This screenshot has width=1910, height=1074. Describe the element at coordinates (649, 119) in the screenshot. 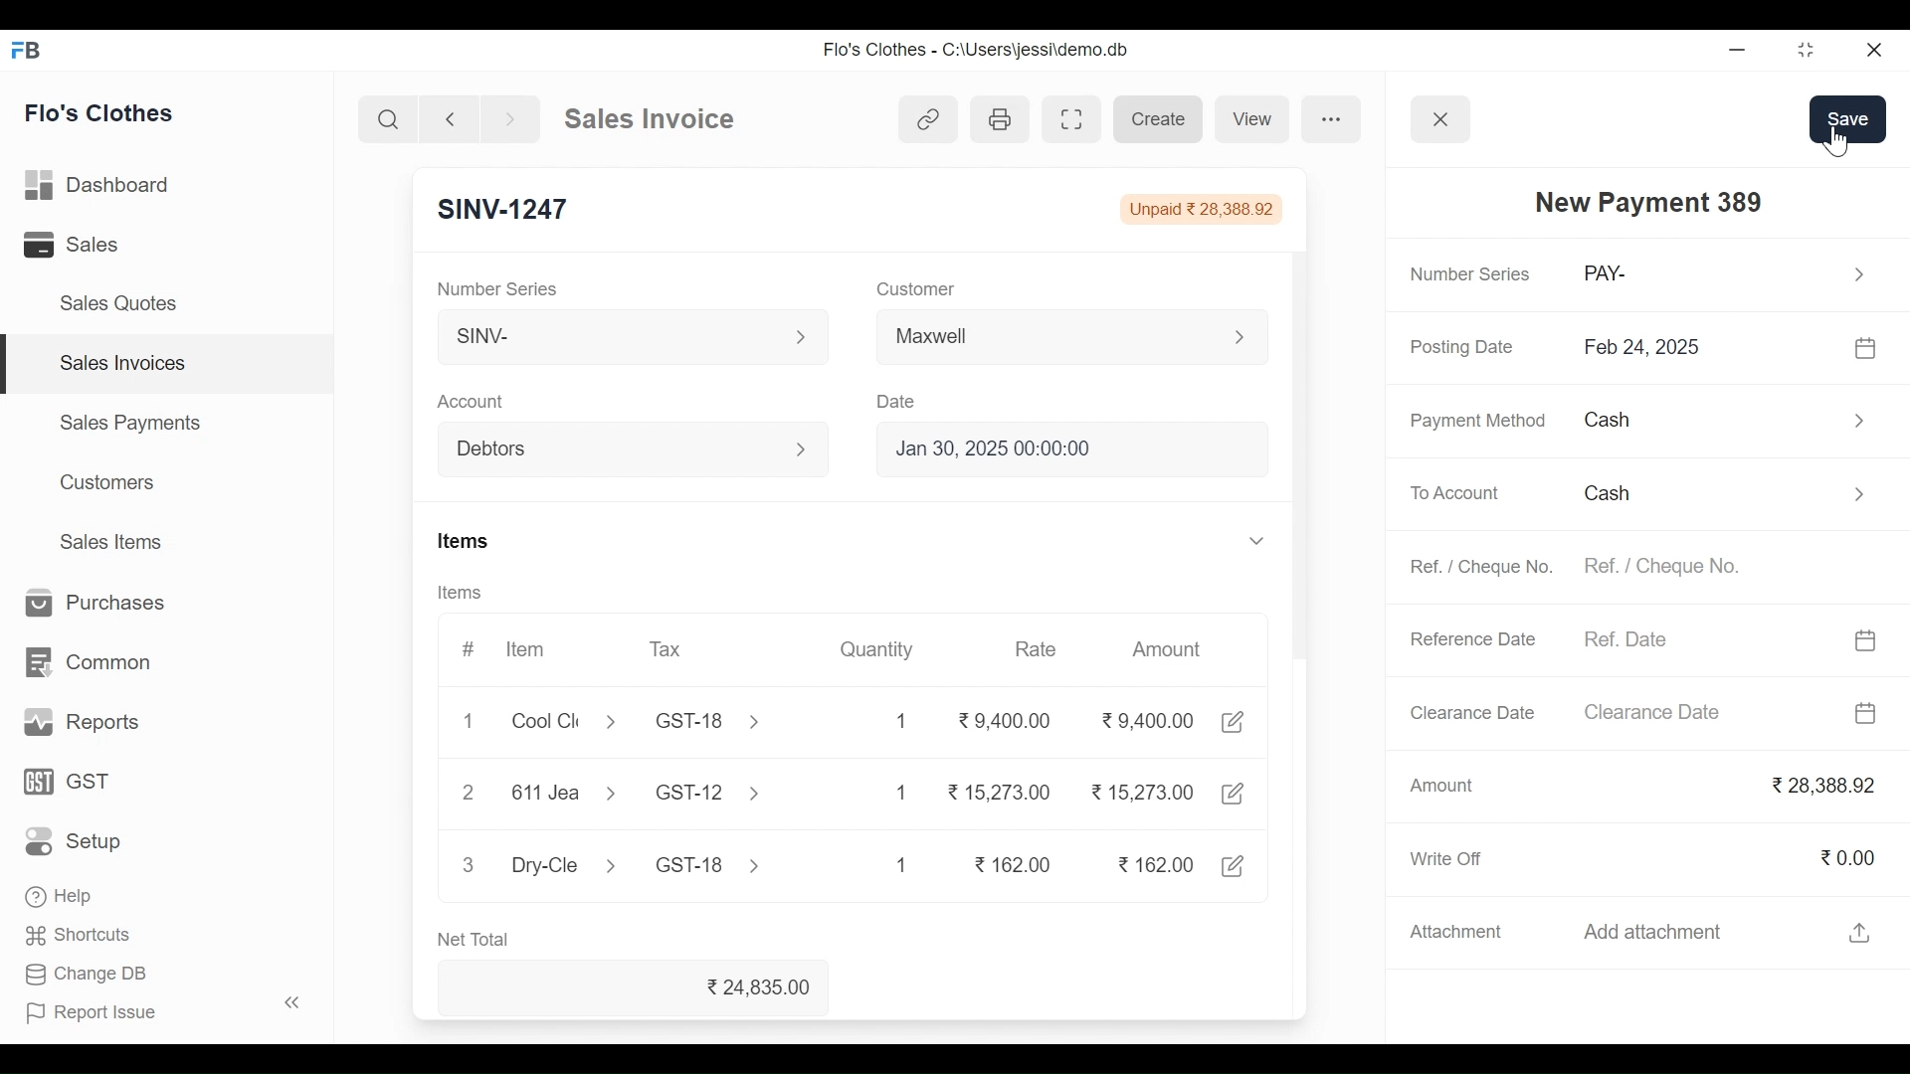

I see `Sales Invoice` at that location.